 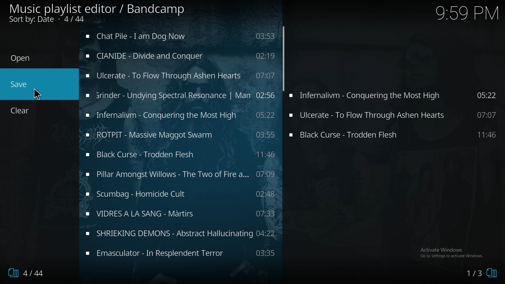 I want to click on 1/2, so click(x=479, y=274).